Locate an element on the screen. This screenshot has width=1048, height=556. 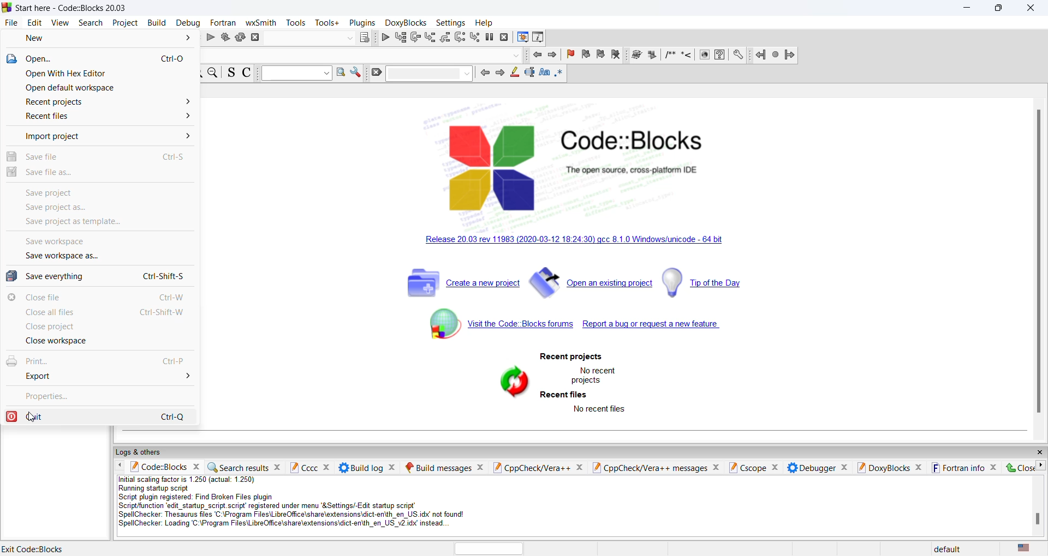
rebuild is located at coordinates (241, 38).